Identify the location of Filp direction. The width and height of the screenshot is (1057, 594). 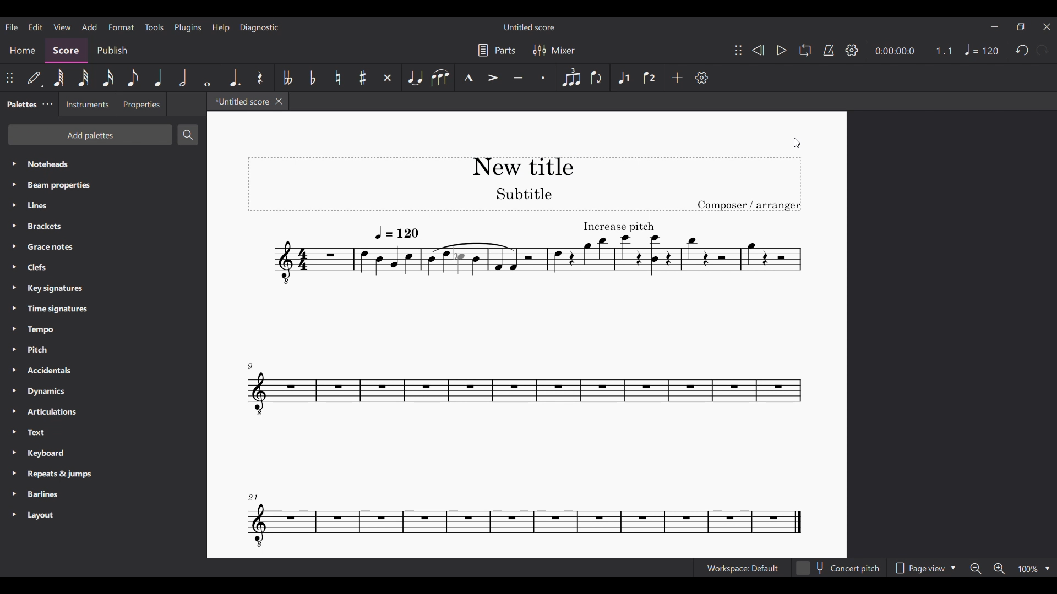
(596, 78).